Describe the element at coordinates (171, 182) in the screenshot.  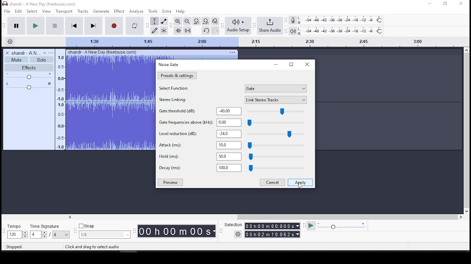
I see `preview` at that location.